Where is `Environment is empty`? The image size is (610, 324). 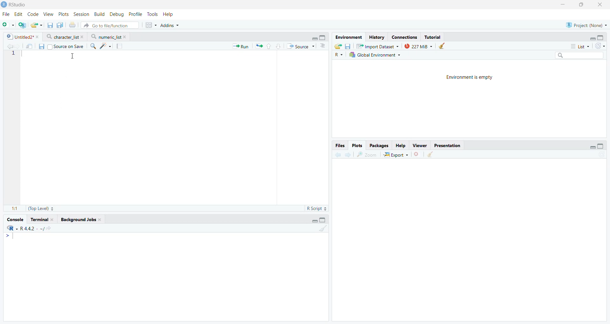
Environment is empty is located at coordinates (469, 78).